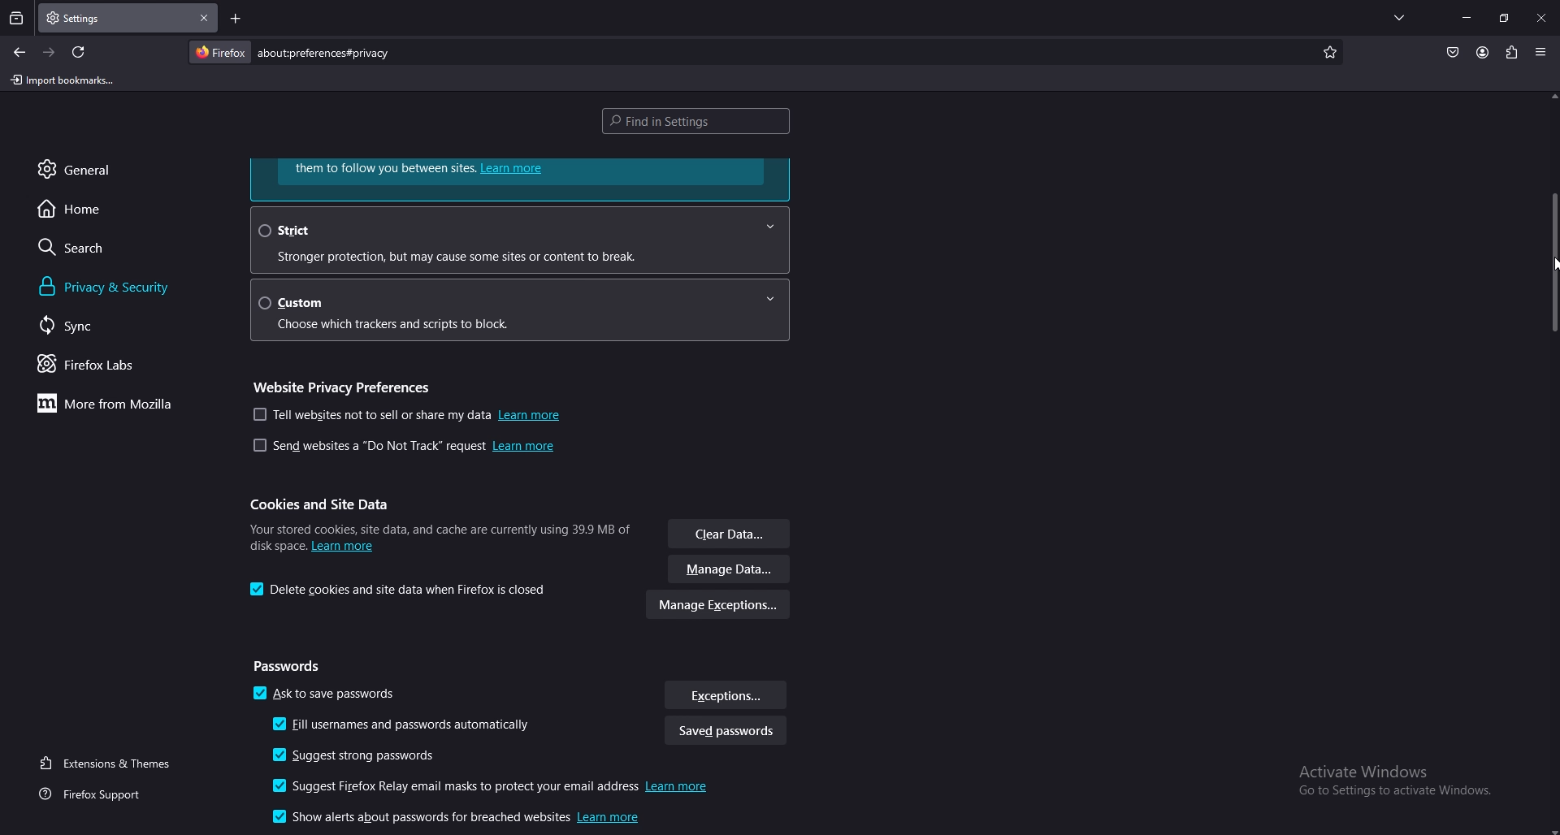 This screenshot has width=1560, height=835. Describe the element at coordinates (403, 448) in the screenshot. I see `send website do not track request` at that location.